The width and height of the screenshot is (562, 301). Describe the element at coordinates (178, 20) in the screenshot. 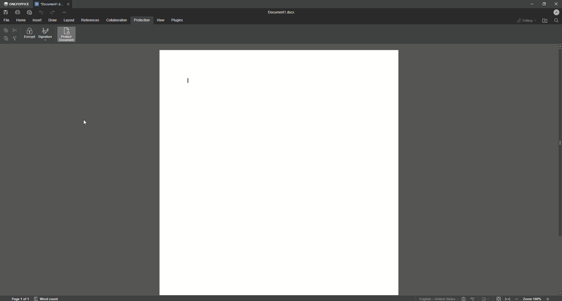

I see `Plugins` at that location.